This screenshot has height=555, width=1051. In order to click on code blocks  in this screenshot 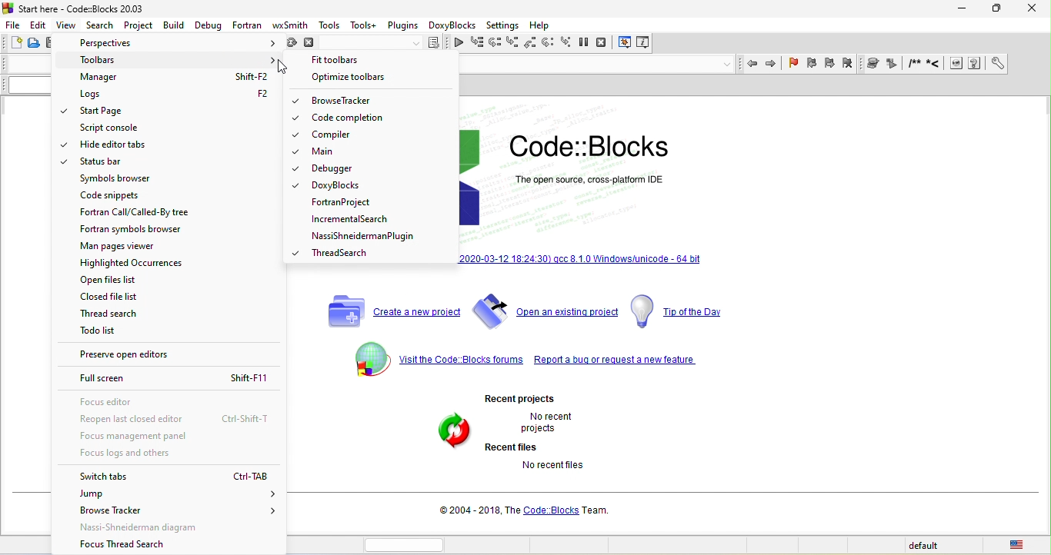, I will do `click(609, 145)`.